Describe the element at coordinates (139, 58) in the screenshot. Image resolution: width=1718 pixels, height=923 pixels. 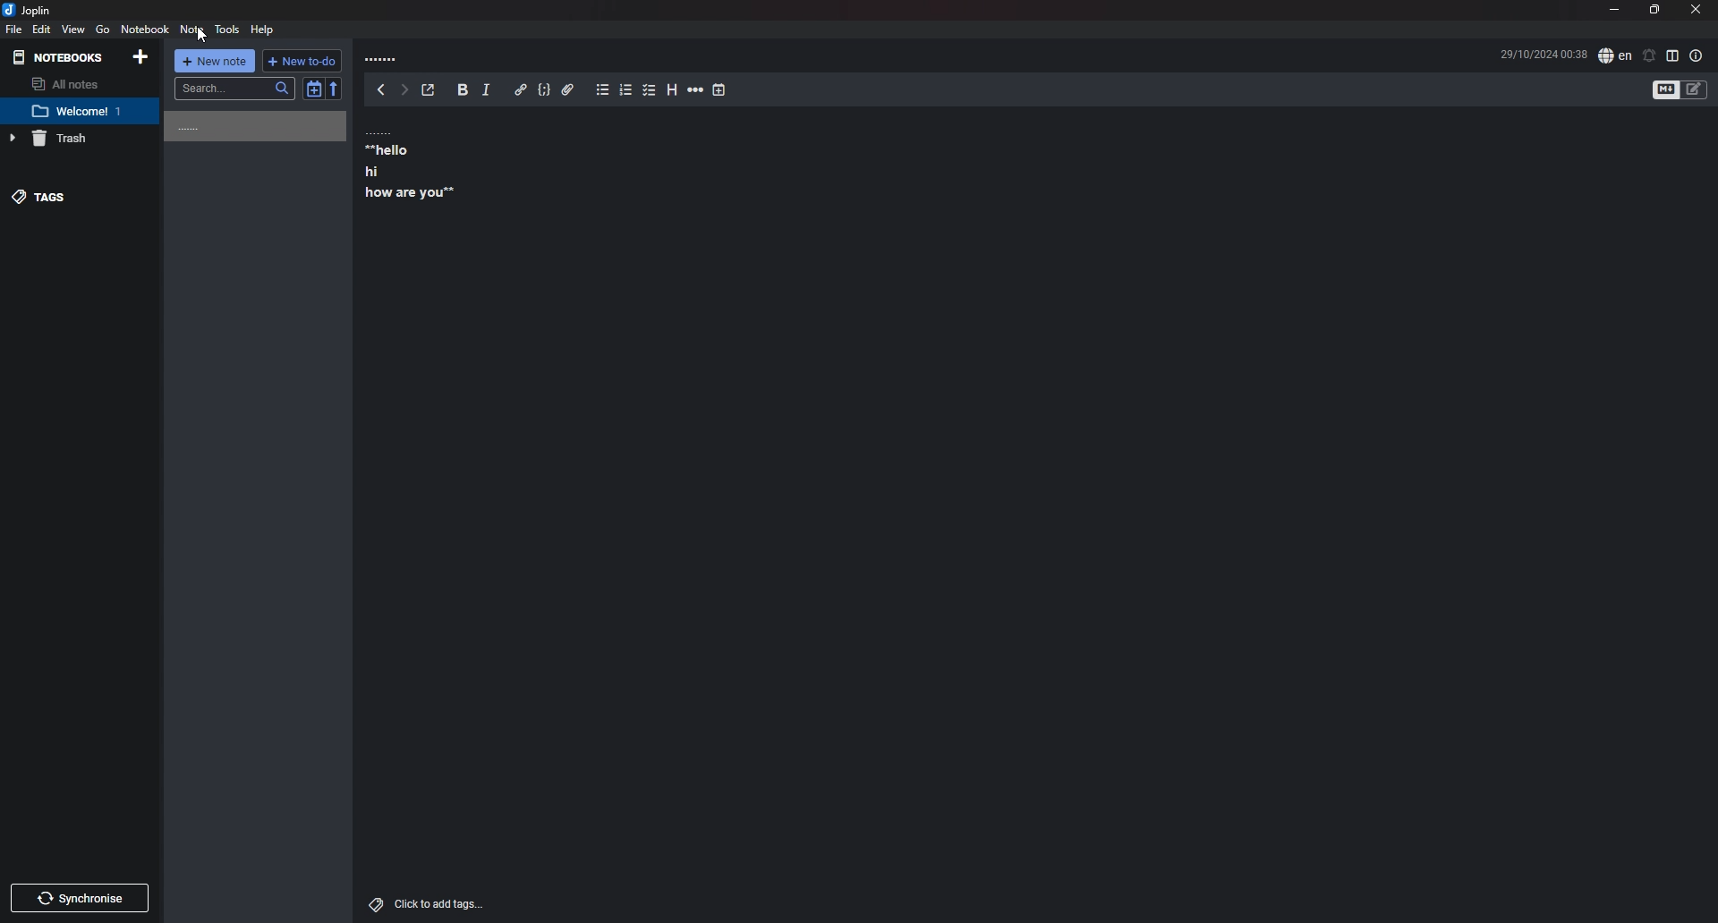
I see `Add notebooks` at that location.